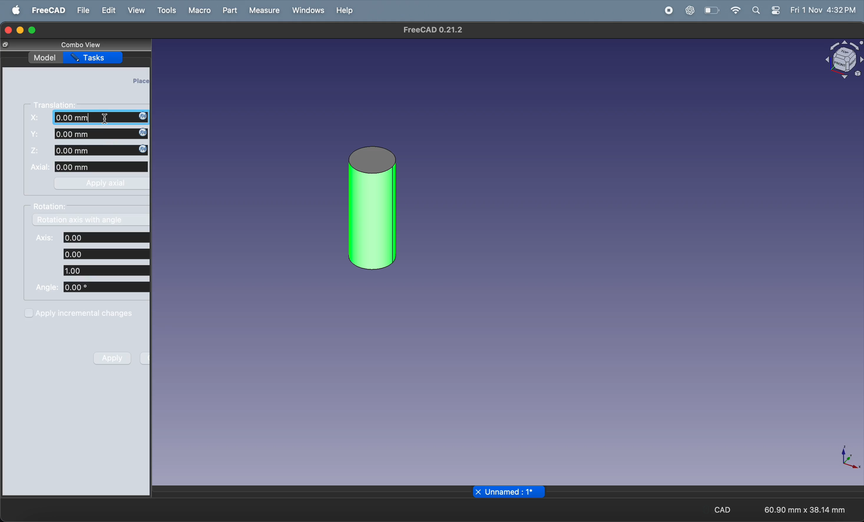 The image size is (864, 522). What do you see at coordinates (21, 30) in the screenshot?
I see `minimize` at bounding box center [21, 30].